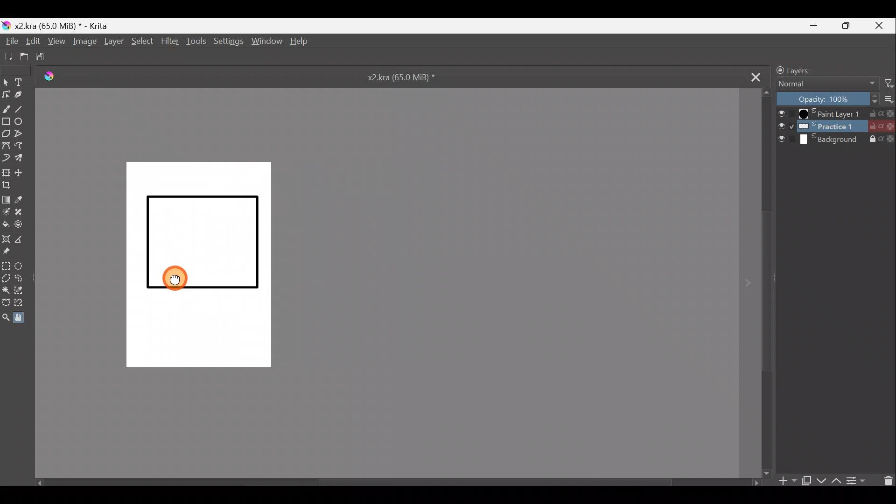  Describe the element at coordinates (59, 26) in the screenshot. I see `) x2kra (65.0 MiB) * - Krita` at that location.